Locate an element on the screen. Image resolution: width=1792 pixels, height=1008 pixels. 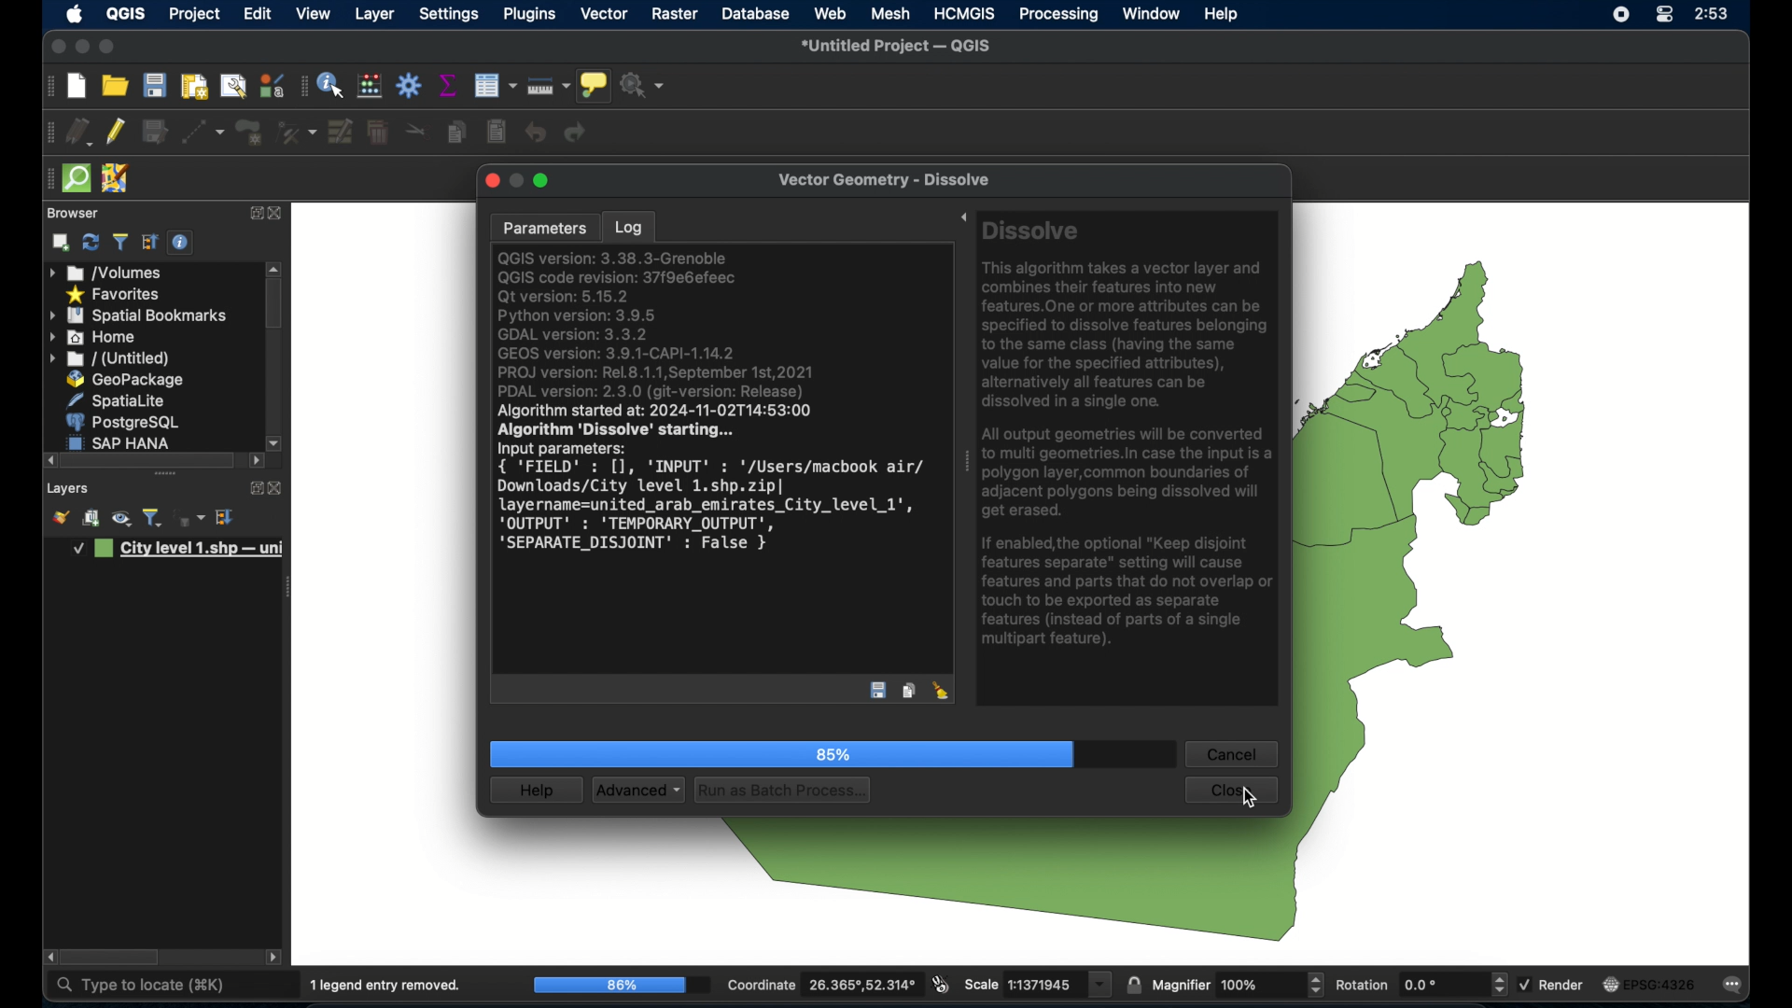
copy features is located at coordinates (456, 132).